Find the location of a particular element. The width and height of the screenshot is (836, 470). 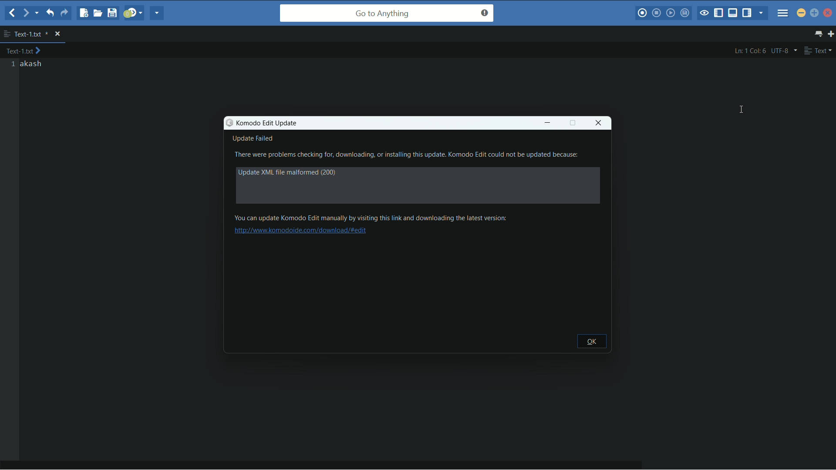

end is located at coordinates (39, 13).